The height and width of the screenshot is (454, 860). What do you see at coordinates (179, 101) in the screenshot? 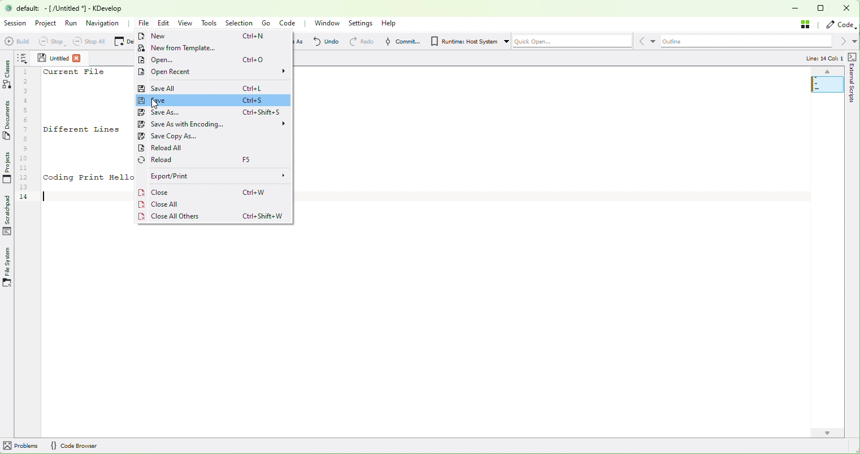
I see `Save` at bounding box center [179, 101].